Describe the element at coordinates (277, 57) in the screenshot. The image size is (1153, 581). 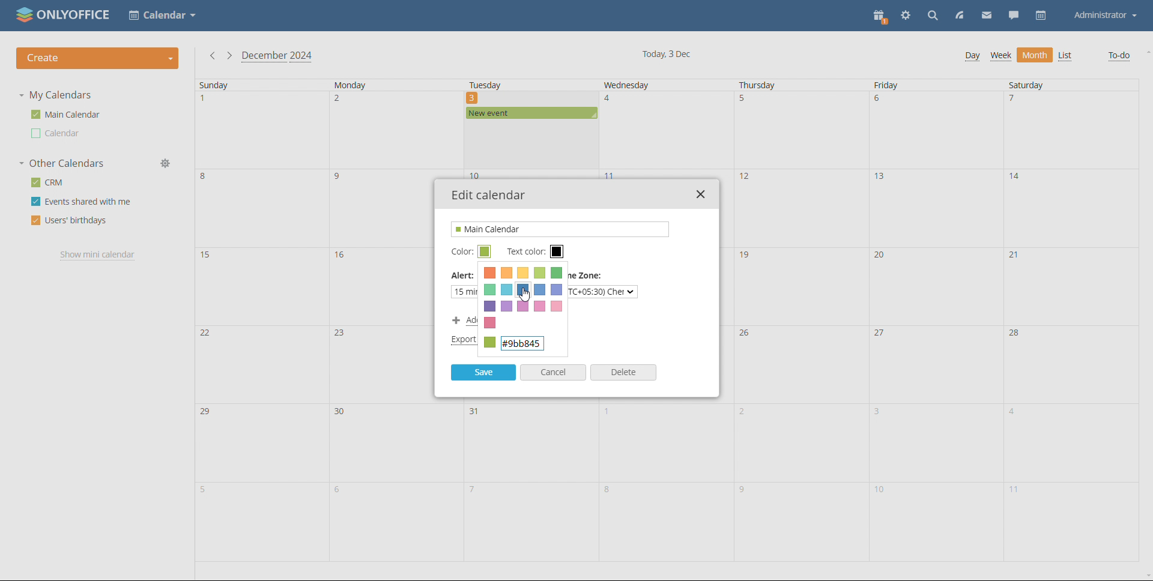
I see `current month` at that location.